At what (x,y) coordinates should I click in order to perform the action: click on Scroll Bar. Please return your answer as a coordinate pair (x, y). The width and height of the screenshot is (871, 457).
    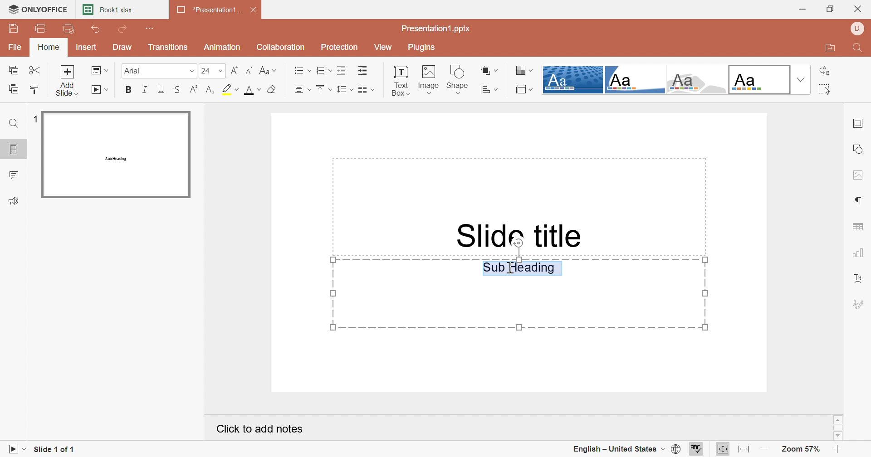
    Looking at the image, I should click on (837, 427).